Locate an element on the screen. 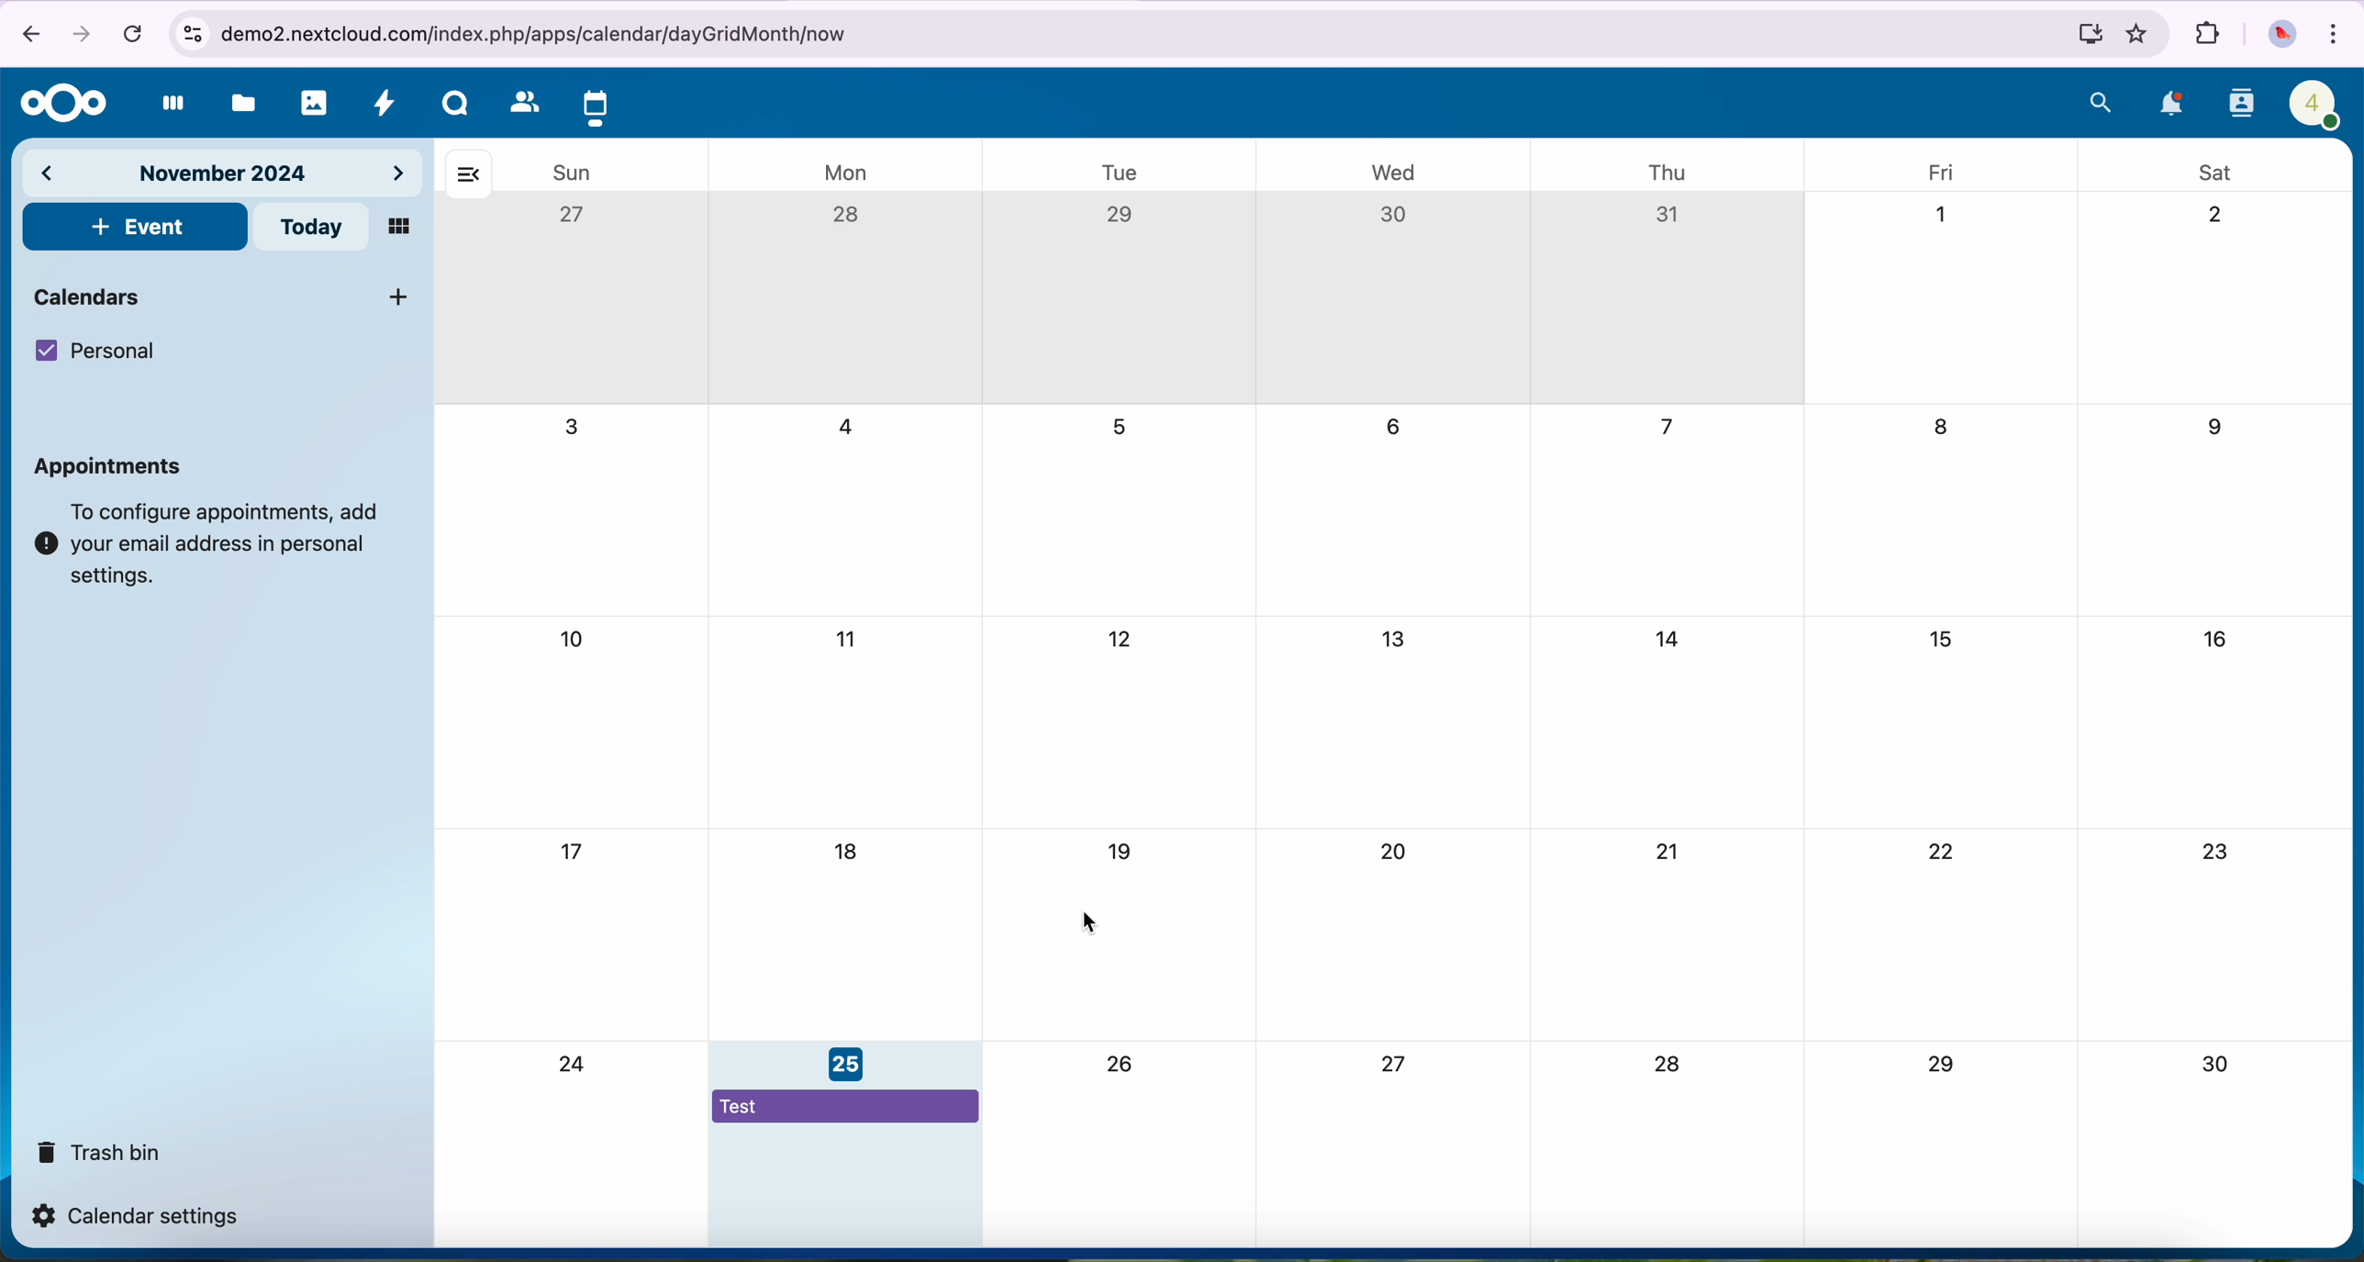 This screenshot has width=2364, height=1262. calendar settings is located at coordinates (141, 1216).